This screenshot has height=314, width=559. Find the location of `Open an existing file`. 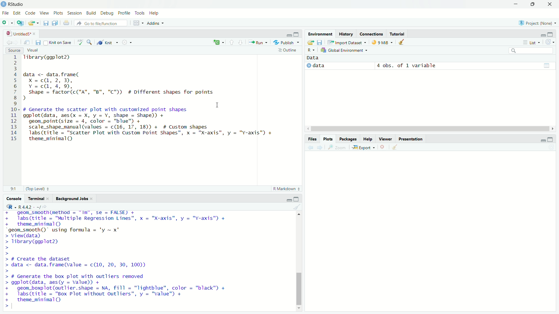

Open an existing file is located at coordinates (31, 23).